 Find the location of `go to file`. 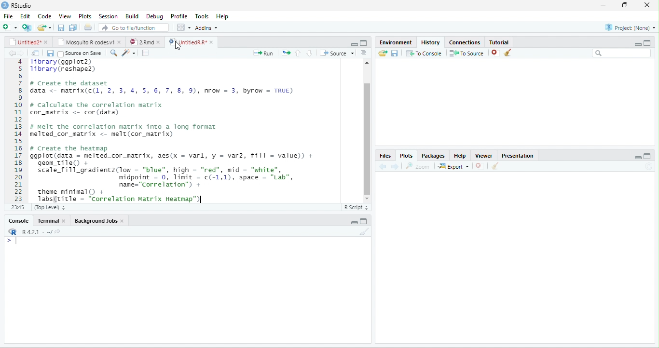

go to file is located at coordinates (134, 27).